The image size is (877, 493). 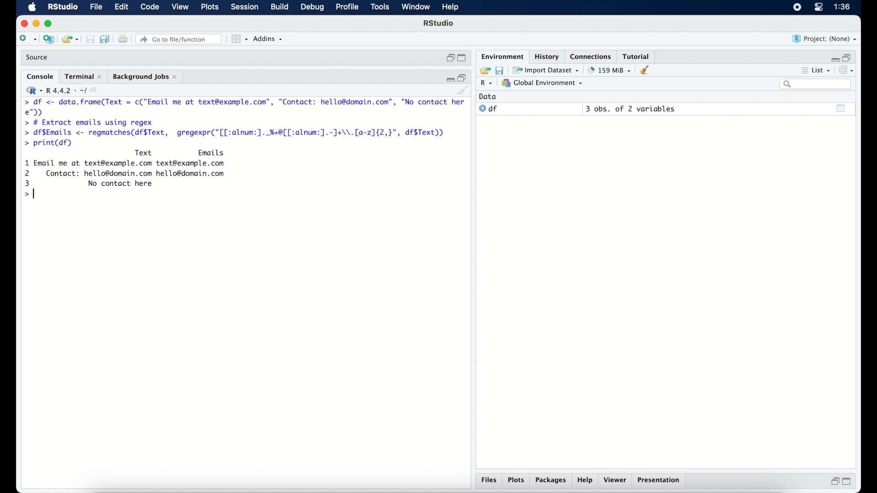 What do you see at coordinates (27, 39) in the screenshot?
I see `create new file` at bounding box center [27, 39].